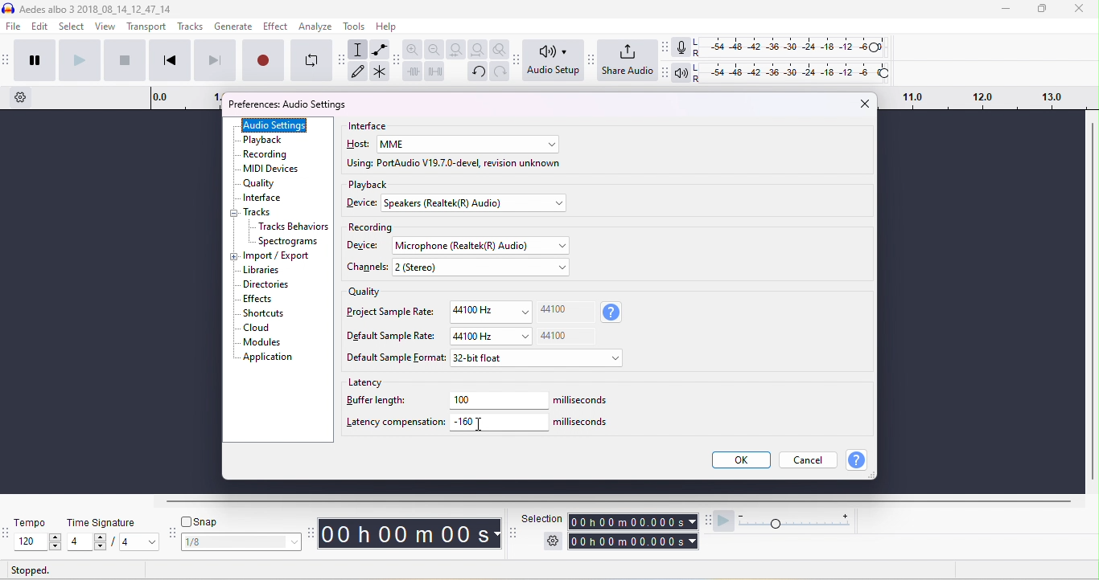  I want to click on select default sample format, so click(538, 361).